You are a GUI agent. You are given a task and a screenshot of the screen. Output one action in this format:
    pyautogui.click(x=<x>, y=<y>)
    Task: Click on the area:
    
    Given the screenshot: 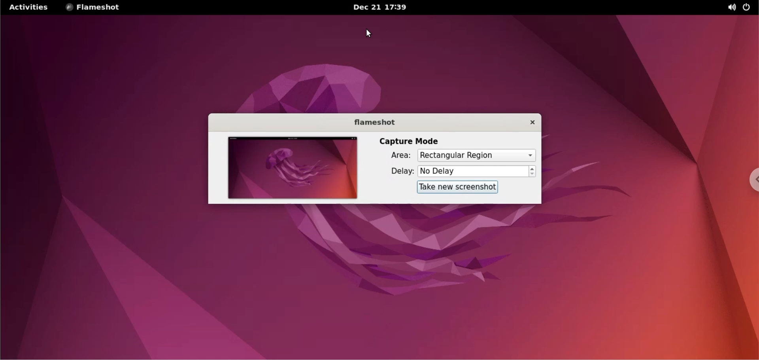 What is the action you would take?
    pyautogui.click(x=395, y=157)
    